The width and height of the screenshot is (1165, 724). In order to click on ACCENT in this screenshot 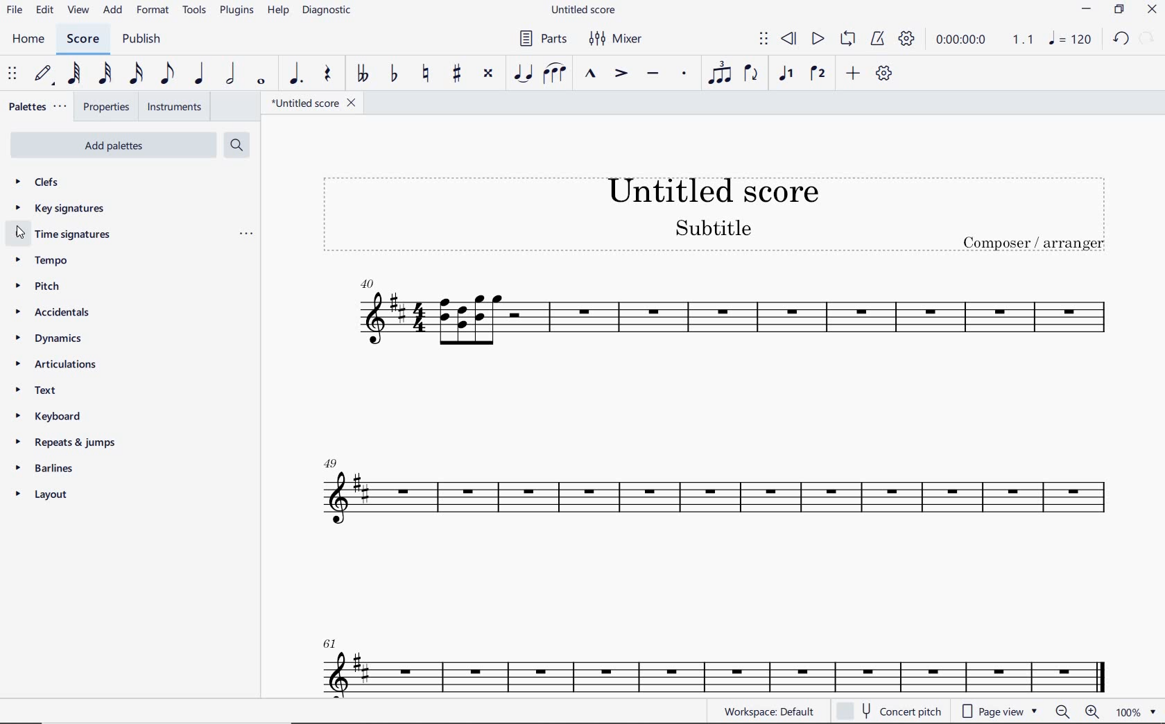, I will do `click(621, 74)`.